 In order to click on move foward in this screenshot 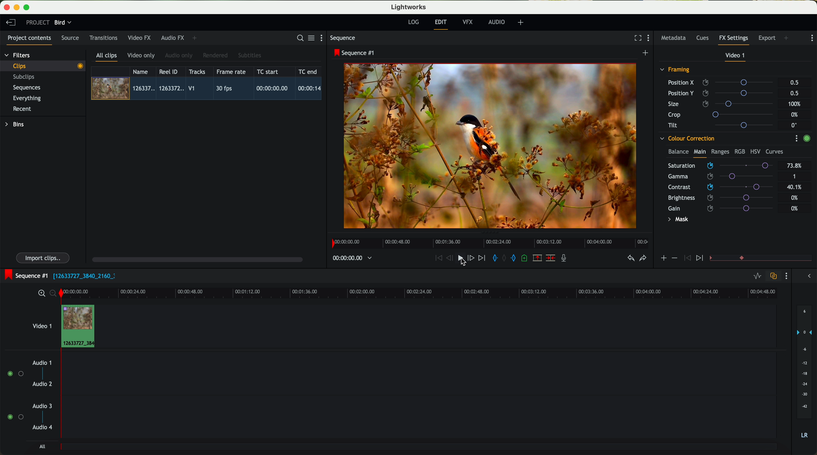, I will do `click(481, 258)`.